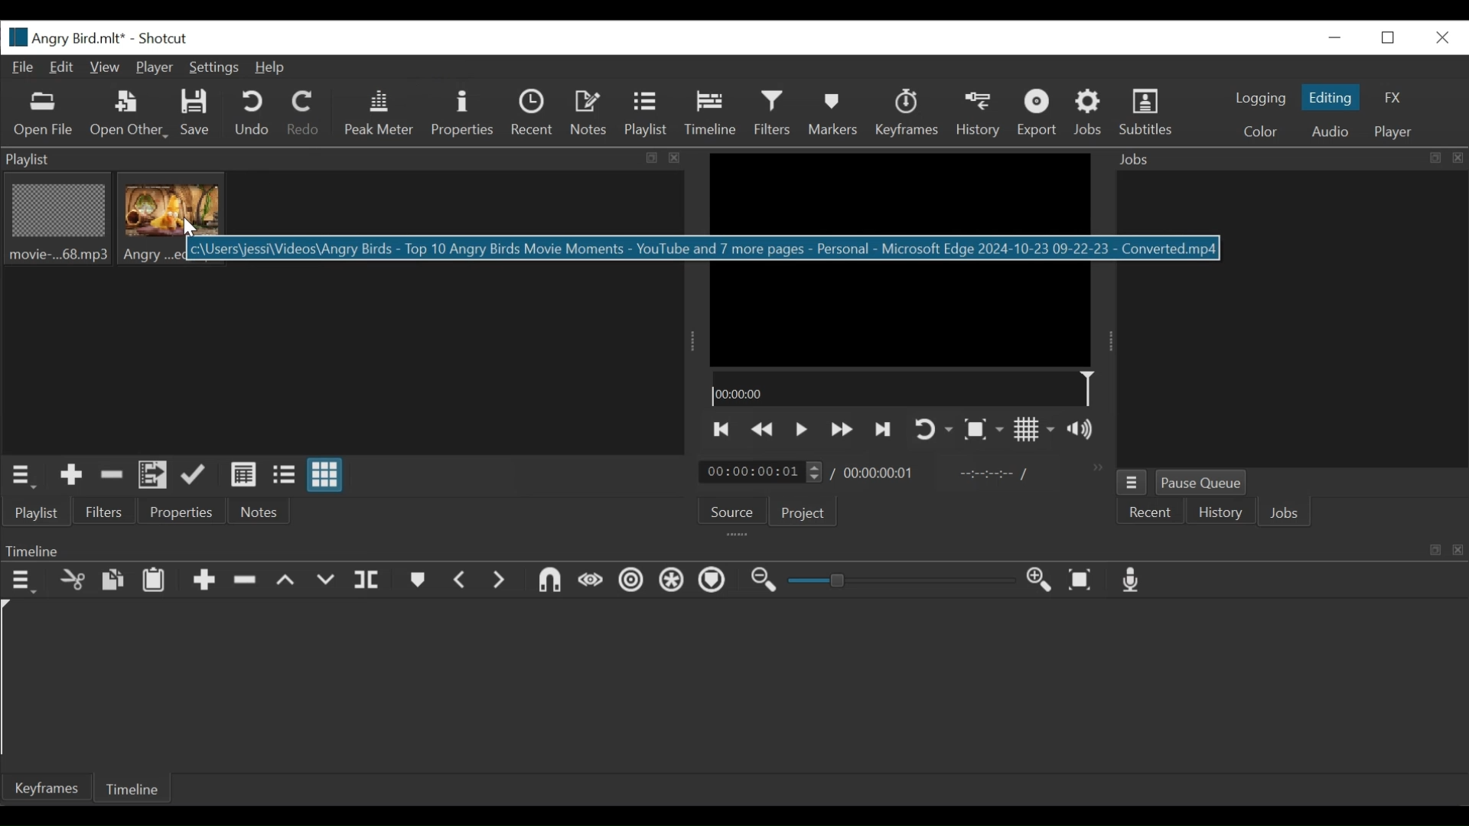 Image resolution: width=1469 pixels, height=826 pixels. Describe the element at coordinates (881, 472) in the screenshot. I see `Total Duration` at that location.